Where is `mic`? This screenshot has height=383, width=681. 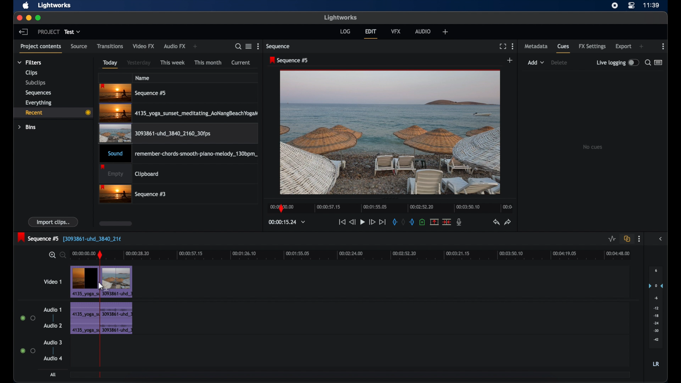 mic is located at coordinates (460, 222).